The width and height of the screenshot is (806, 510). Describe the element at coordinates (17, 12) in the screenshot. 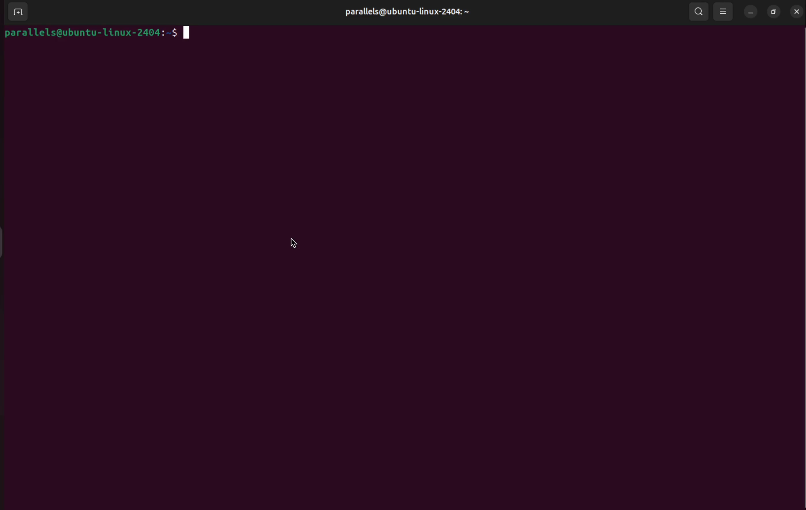

I see `add terminal` at that location.